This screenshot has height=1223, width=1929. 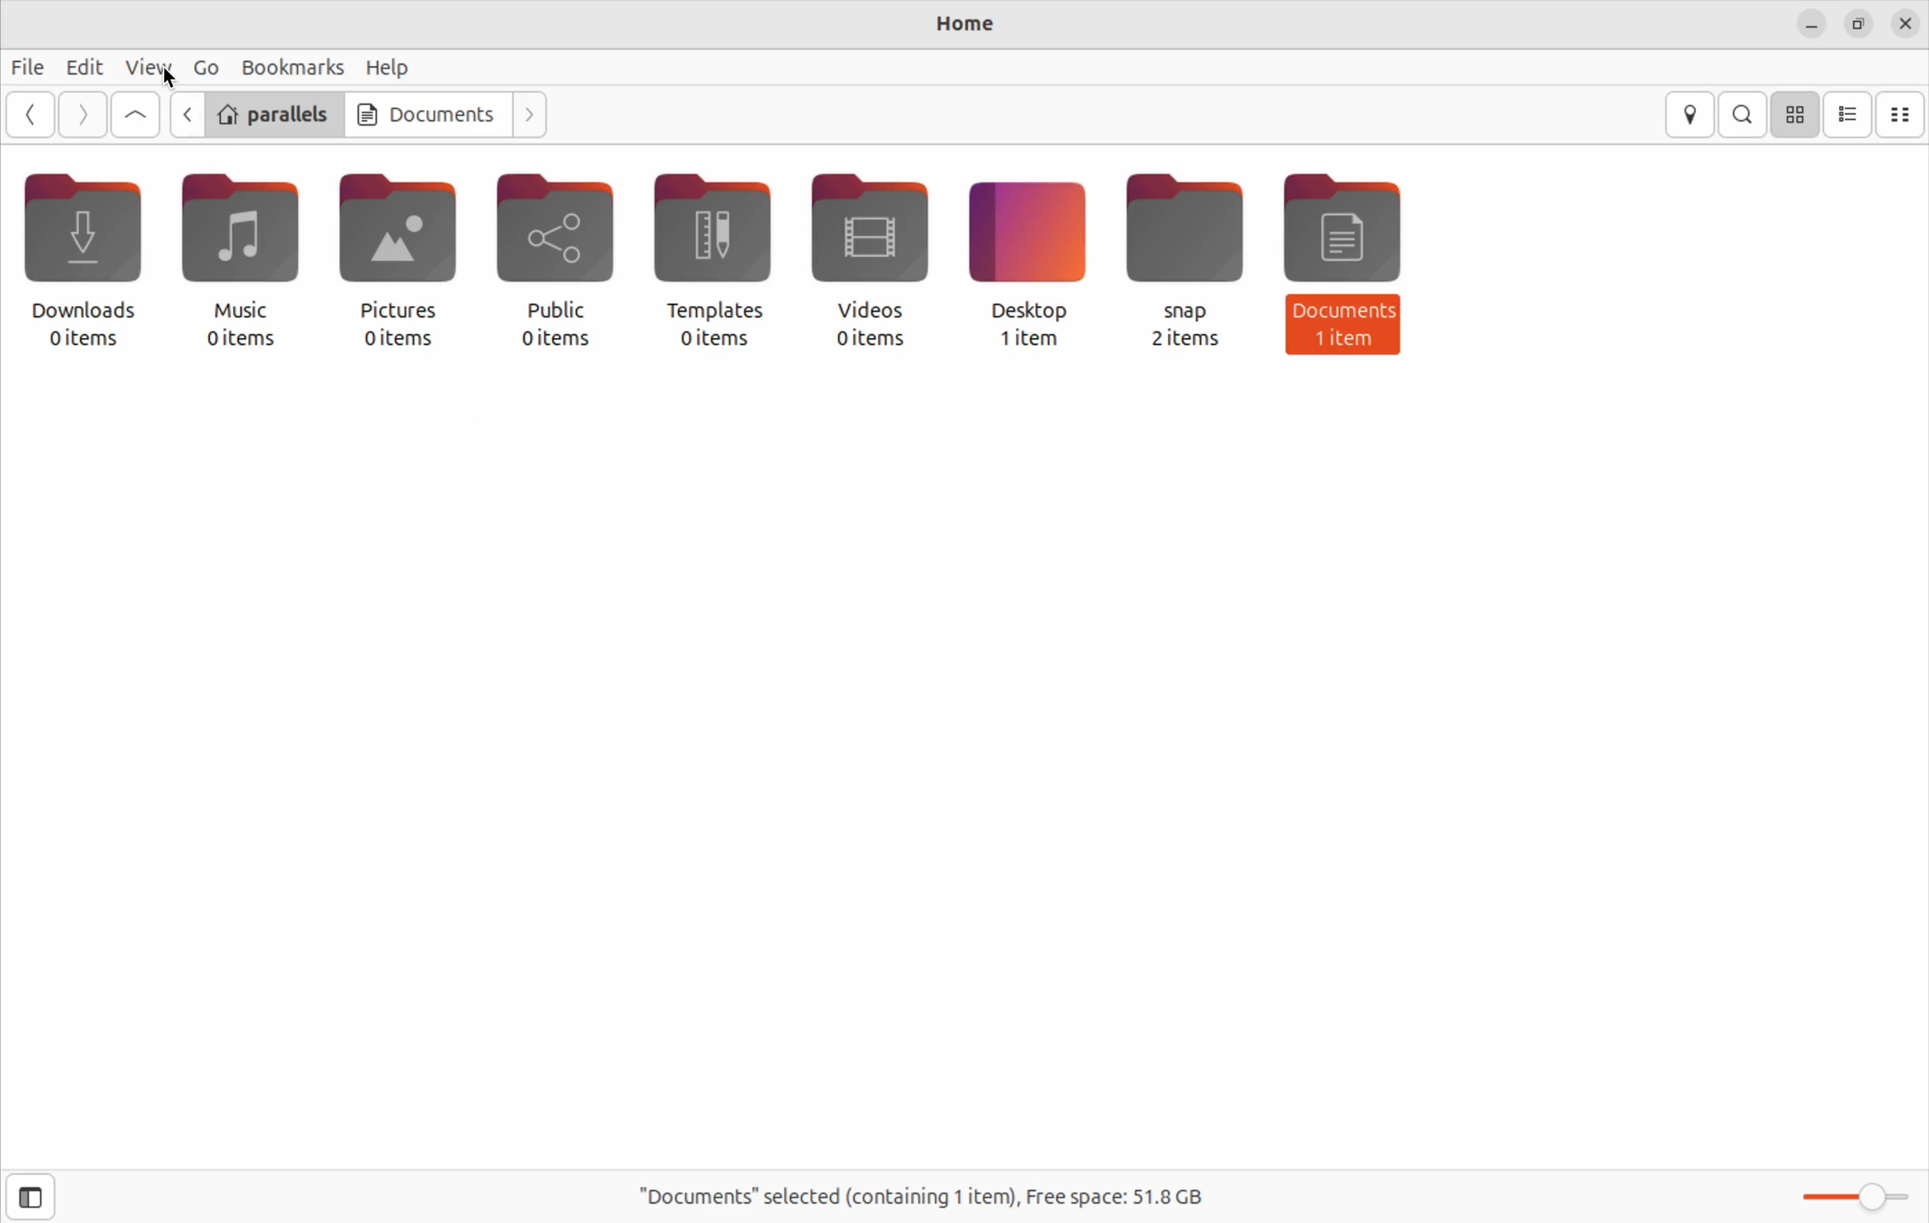 What do you see at coordinates (1861, 25) in the screenshot?
I see `resize` at bounding box center [1861, 25].